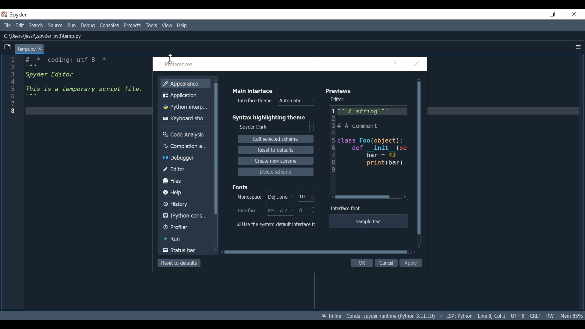  Describe the element at coordinates (275, 172) in the screenshot. I see `Delete Scheme` at that location.